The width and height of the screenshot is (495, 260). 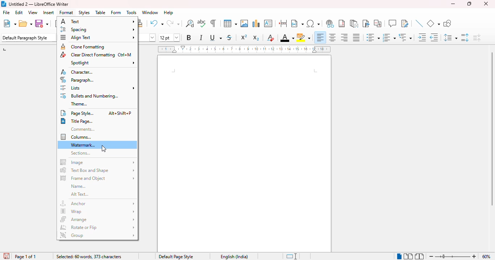 I want to click on open, so click(x=26, y=23).